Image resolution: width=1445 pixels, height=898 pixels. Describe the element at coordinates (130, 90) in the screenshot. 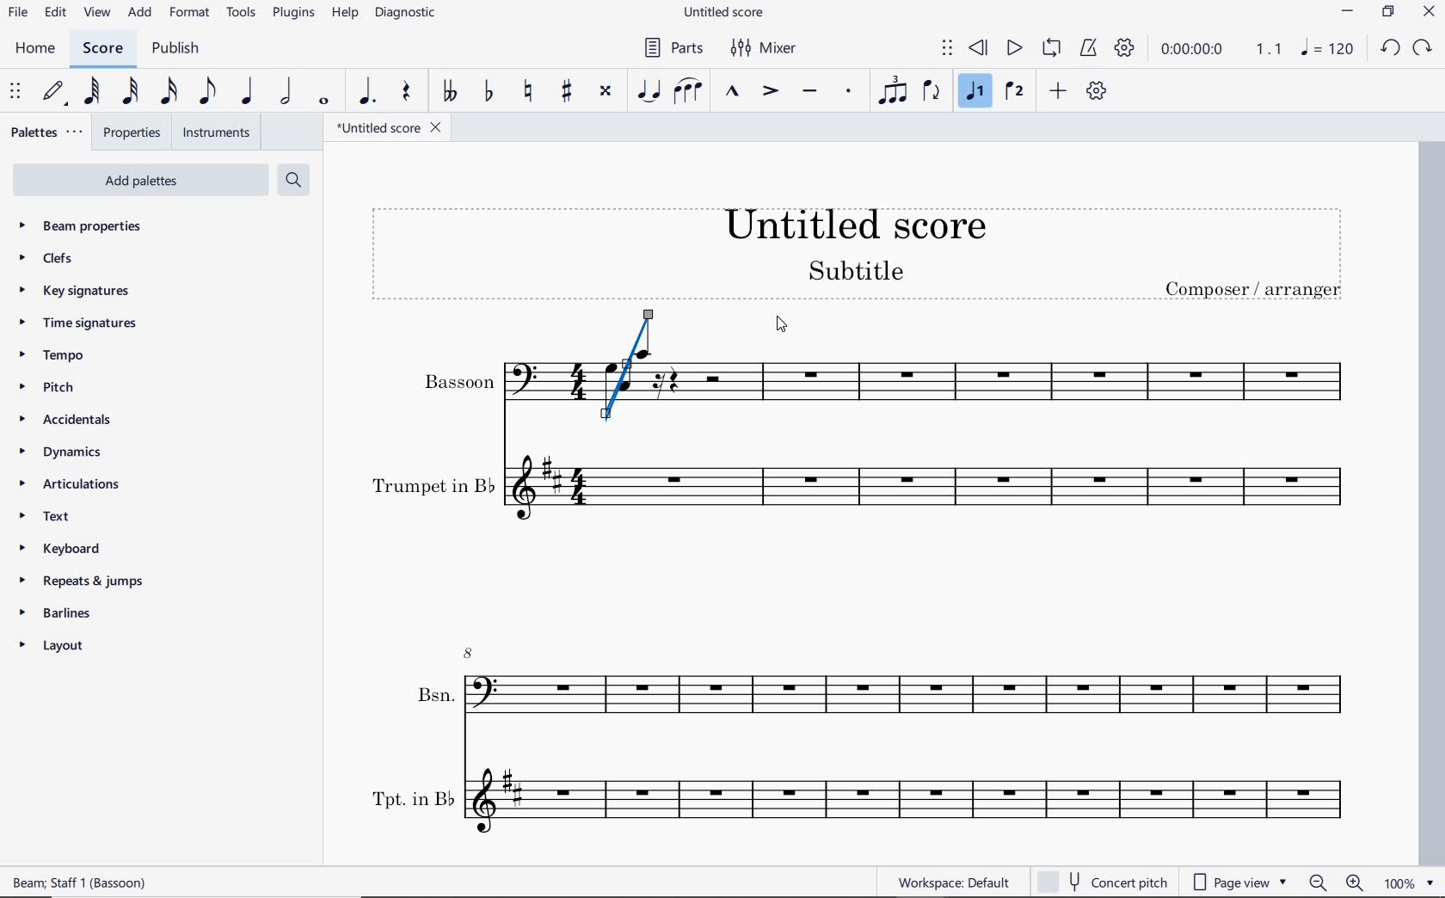

I see `32nd note` at that location.